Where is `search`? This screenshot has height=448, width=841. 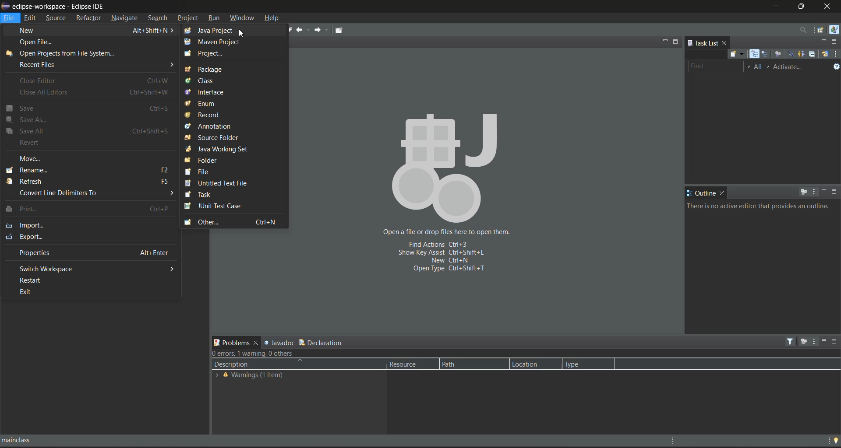 search is located at coordinates (157, 18).